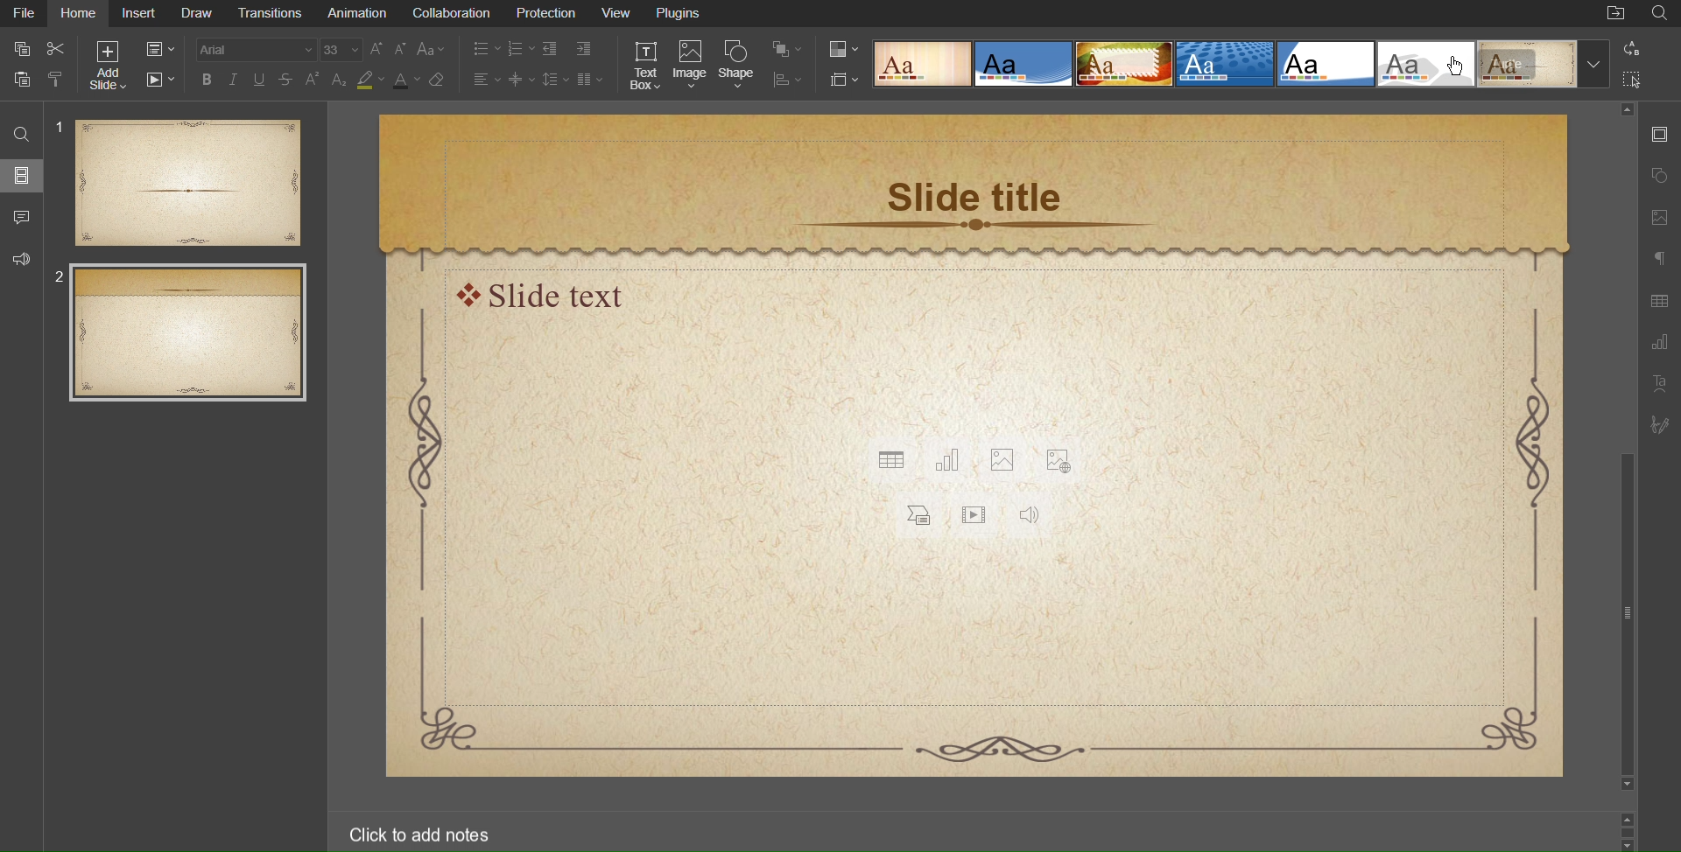  Describe the element at coordinates (845, 51) in the screenshot. I see `Color` at that location.